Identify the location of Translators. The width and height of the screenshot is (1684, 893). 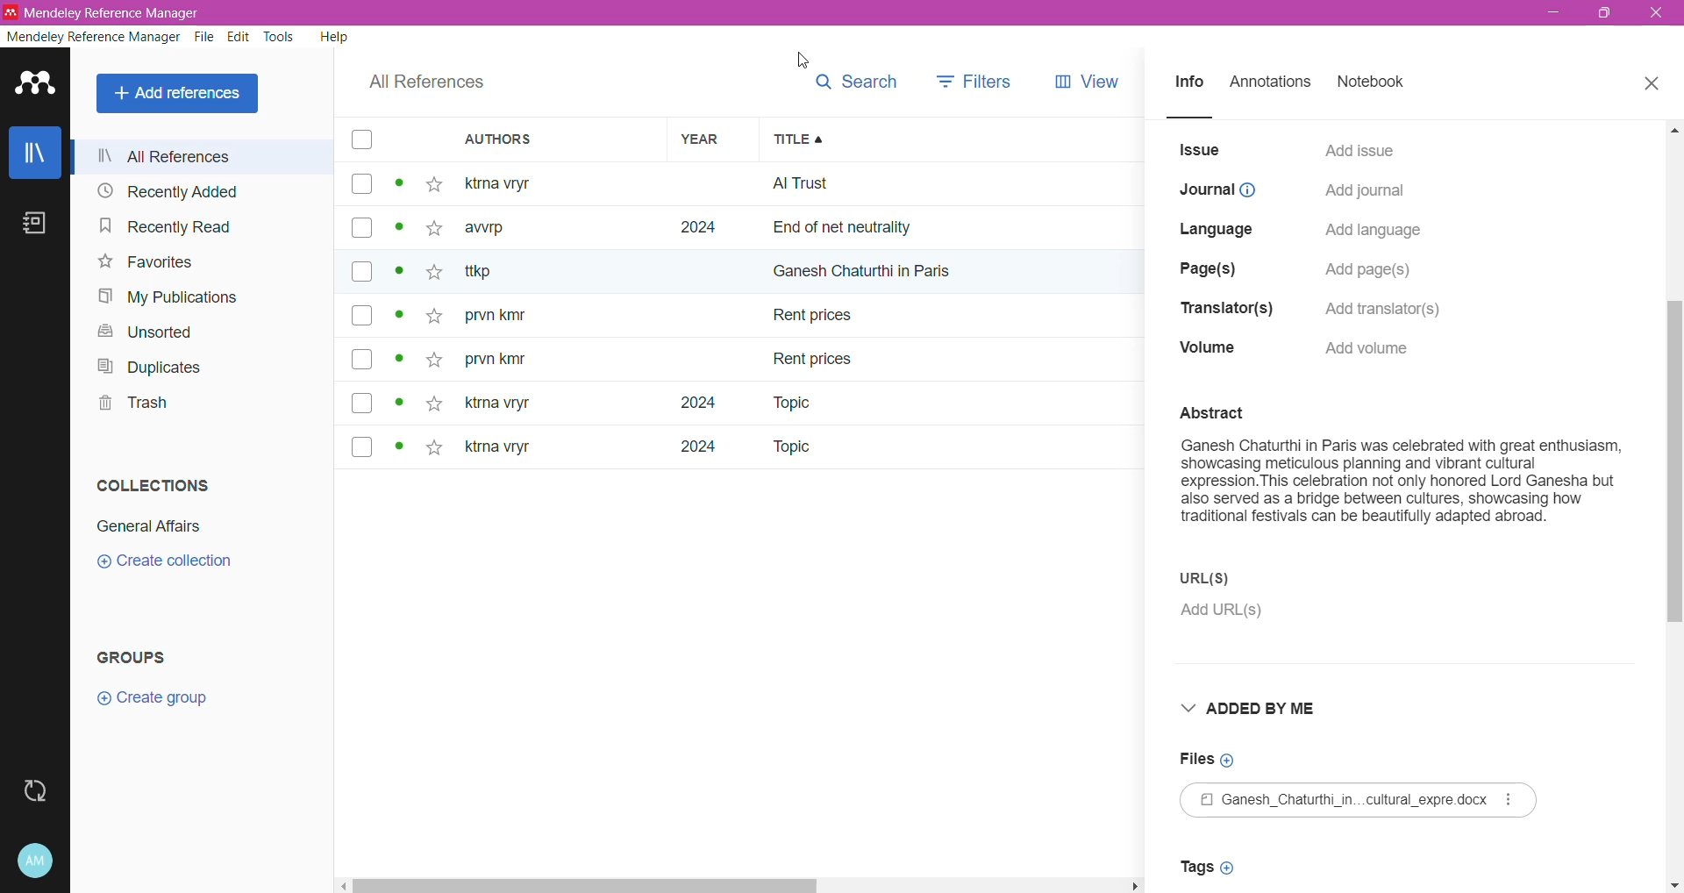
(1221, 310).